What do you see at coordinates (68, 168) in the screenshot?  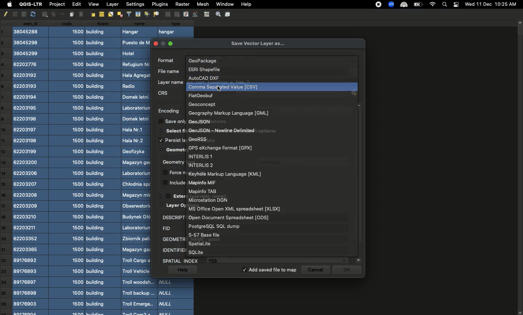 I see `code` at bounding box center [68, 168].